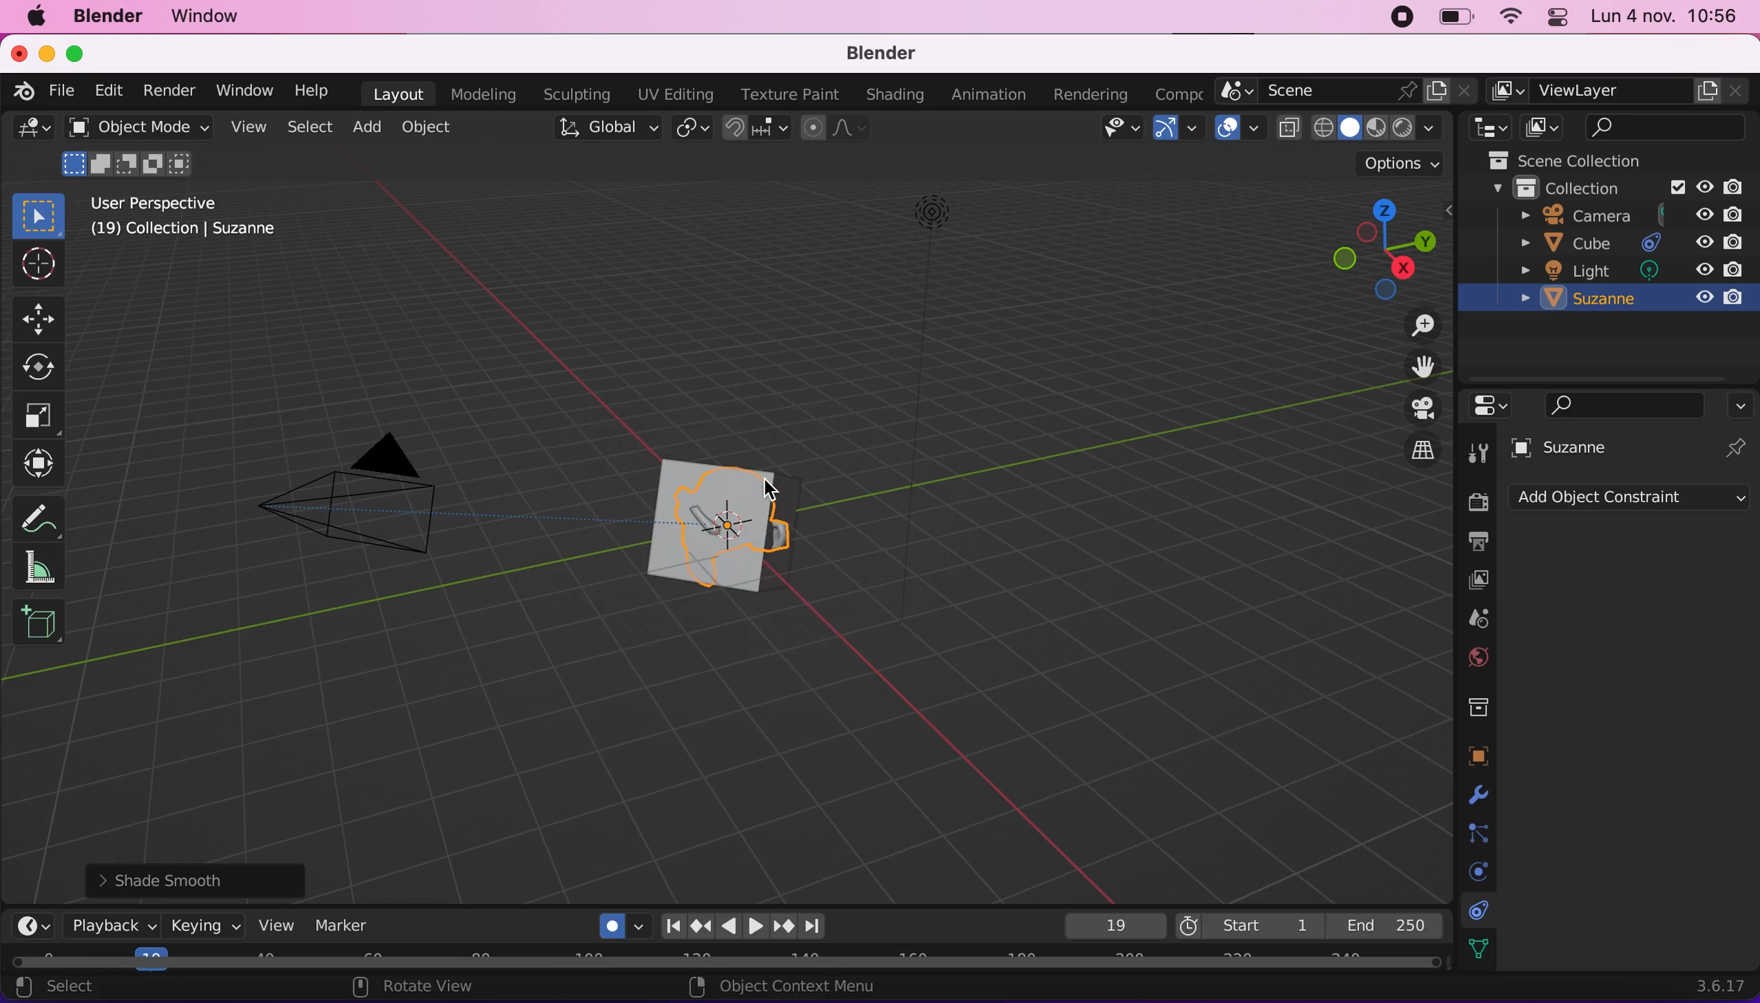 The height and width of the screenshot is (1003, 1760). What do you see at coordinates (1486, 128) in the screenshot?
I see `editor type` at bounding box center [1486, 128].